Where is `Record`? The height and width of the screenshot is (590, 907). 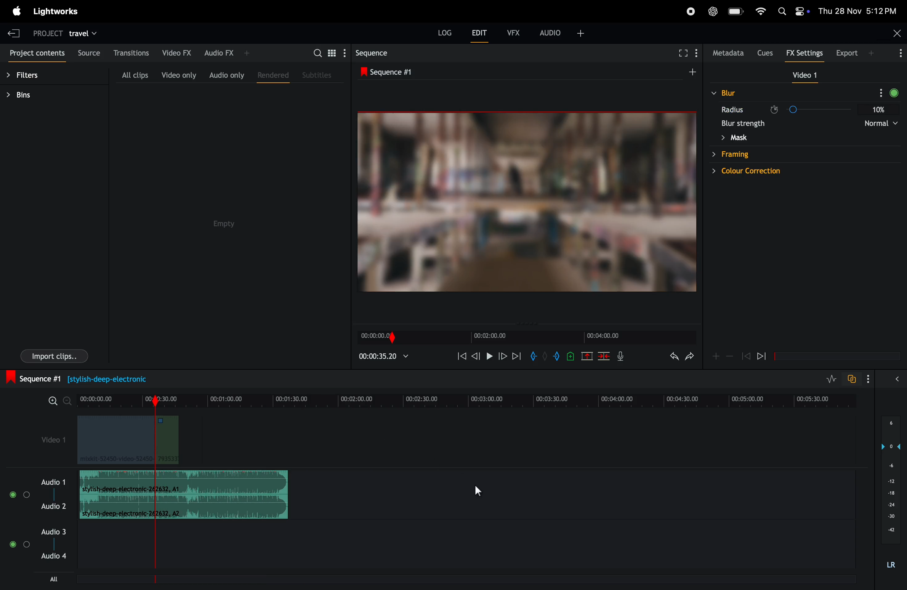
Record is located at coordinates (896, 93).